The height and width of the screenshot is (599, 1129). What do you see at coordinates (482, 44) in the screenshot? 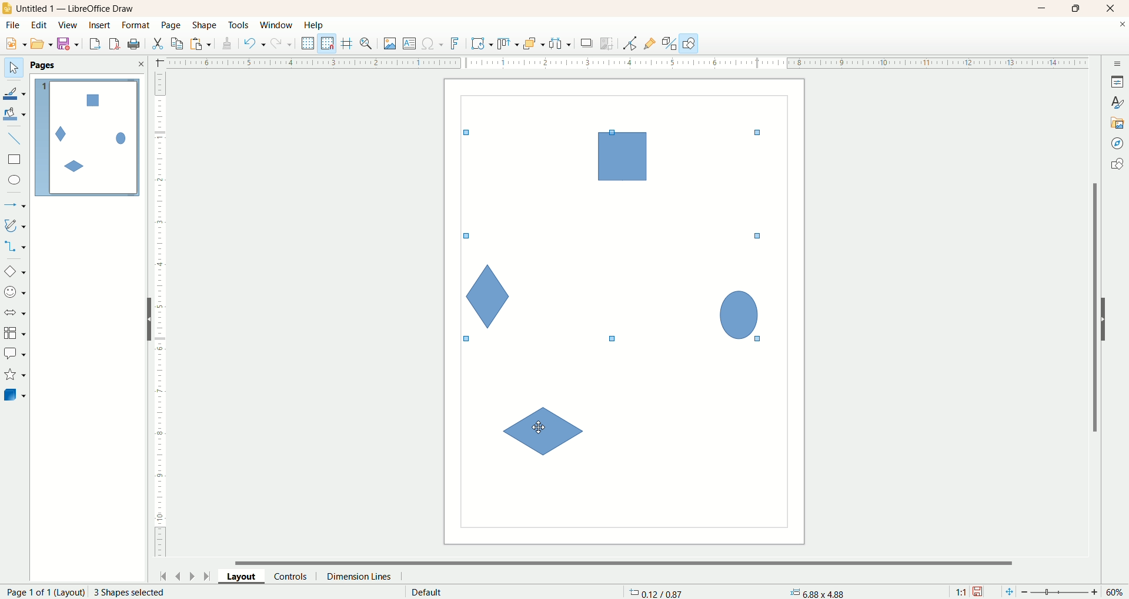
I see `transformation` at bounding box center [482, 44].